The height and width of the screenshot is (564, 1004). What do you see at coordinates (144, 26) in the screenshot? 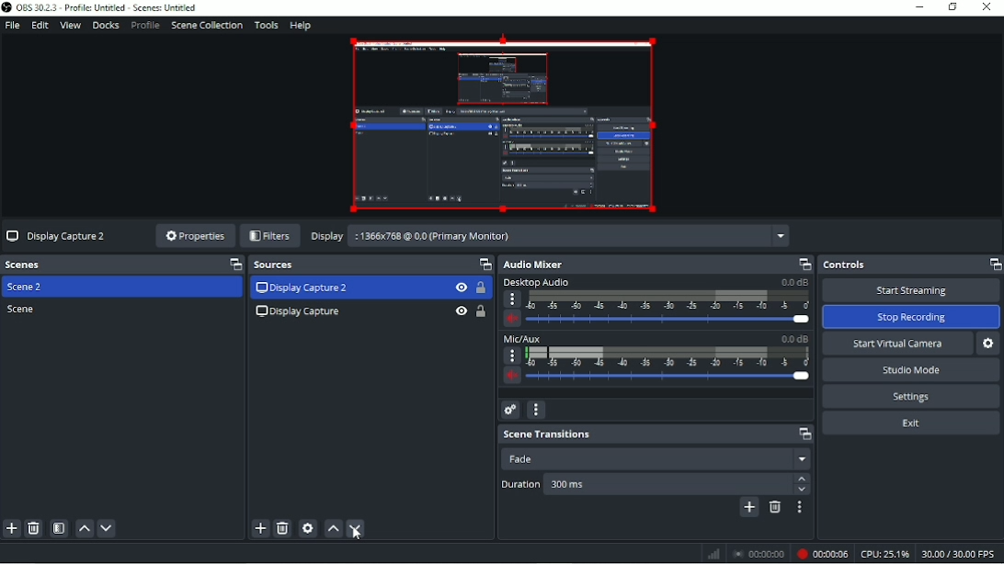
I see `Profile` at bounding box center [144, 26].